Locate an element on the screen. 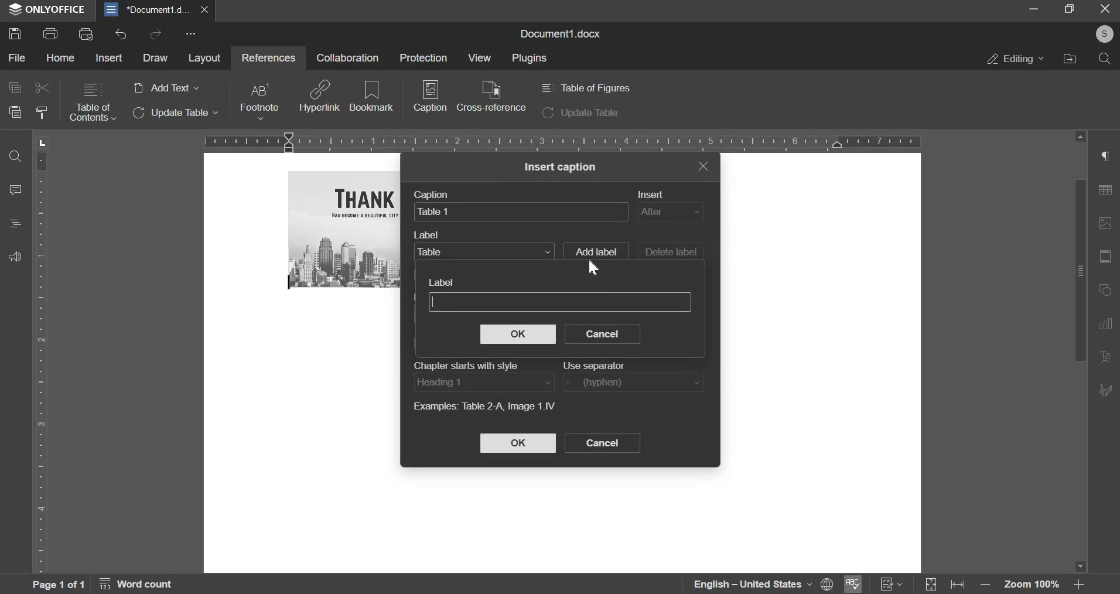  zoom 100% is located at coordinates (1033, 586).